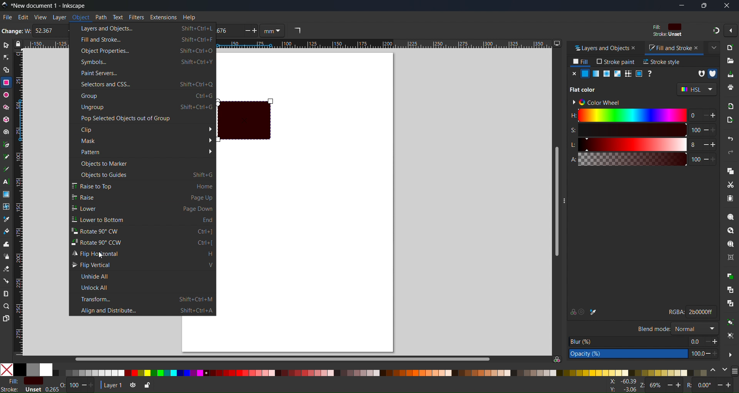 The height and width of the screenshot is (393, 739). What do you see at coordinates (101, 255) in the screenshot?
I see `Cursor` at bounding box center [101, 255].